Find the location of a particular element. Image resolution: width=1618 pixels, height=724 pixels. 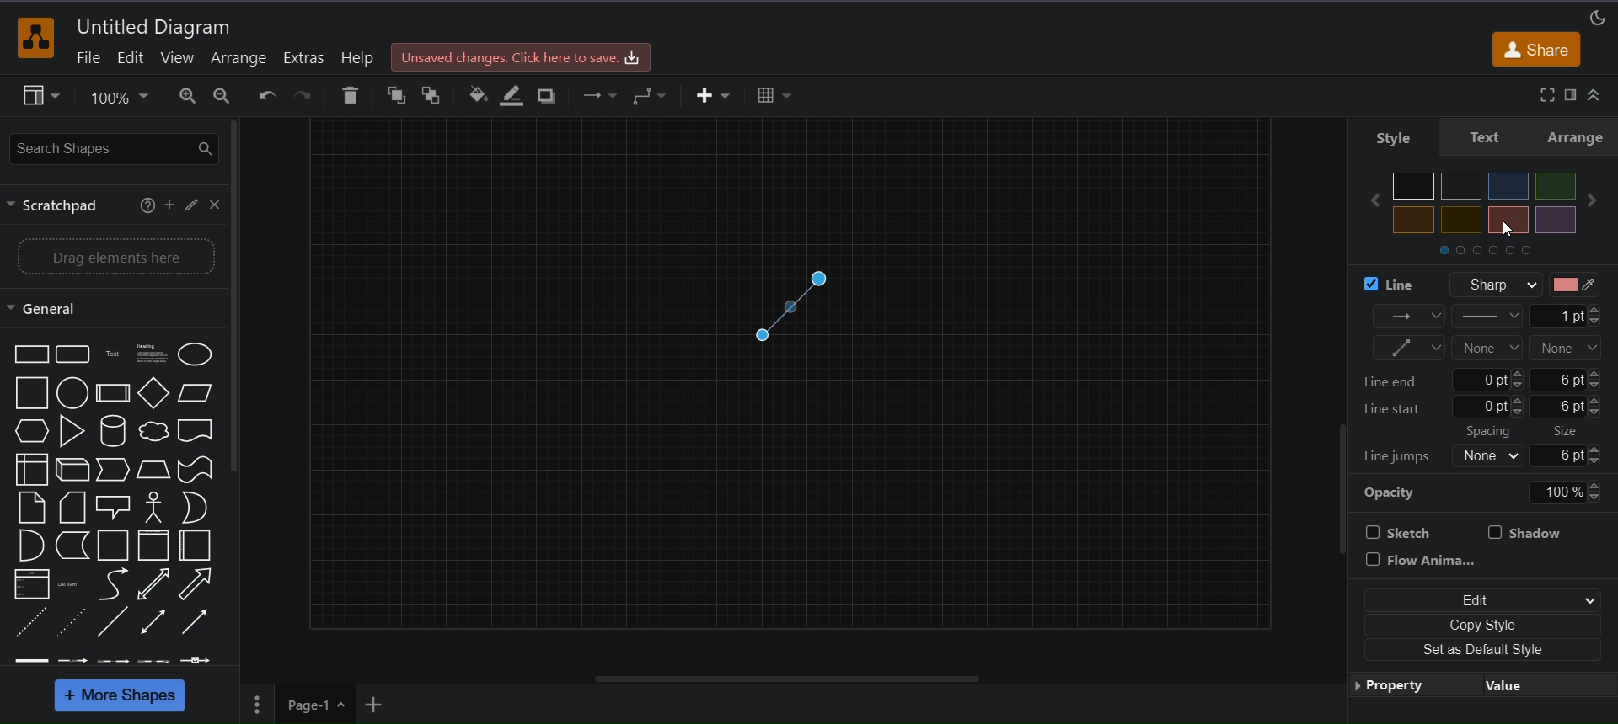

undo is located at coordinates (266, 95).